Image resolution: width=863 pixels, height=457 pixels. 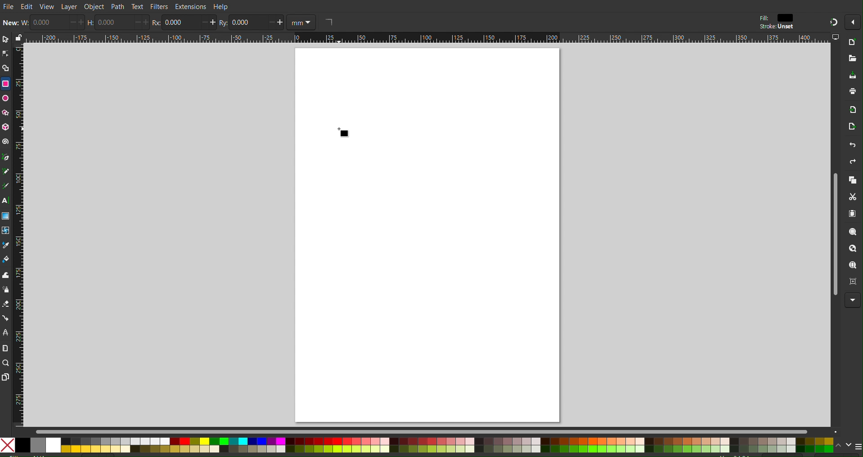 What do you see at coordinates (275, 22) in the screenshot?
I see `increase/decrease` at bounding box center [275, 22].